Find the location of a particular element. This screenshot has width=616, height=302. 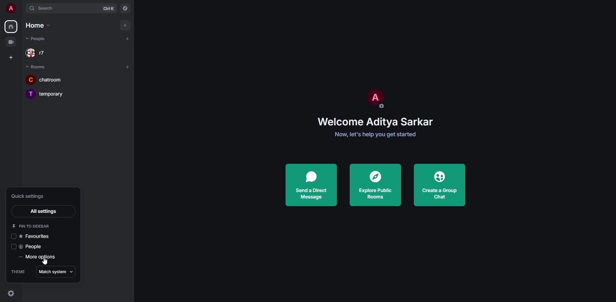

all settings is located at coordinates (43, 211).